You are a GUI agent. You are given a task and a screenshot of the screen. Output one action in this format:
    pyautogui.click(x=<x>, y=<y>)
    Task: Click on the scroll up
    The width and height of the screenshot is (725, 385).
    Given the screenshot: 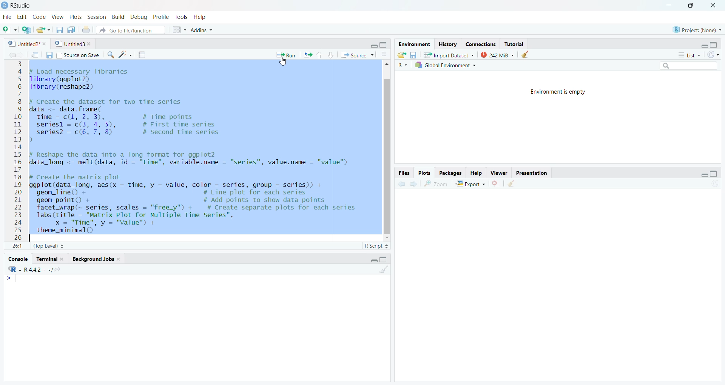 What is the action you would take?
    pyautogui.click(x=386, y=66)
    